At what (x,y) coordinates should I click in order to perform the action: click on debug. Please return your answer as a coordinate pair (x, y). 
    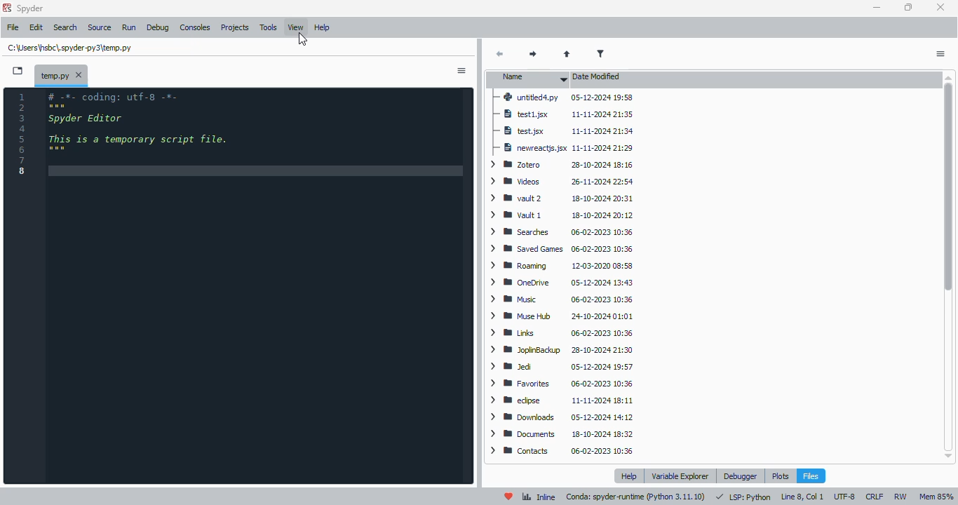
    Looking at the image, I should click on (158, 28).